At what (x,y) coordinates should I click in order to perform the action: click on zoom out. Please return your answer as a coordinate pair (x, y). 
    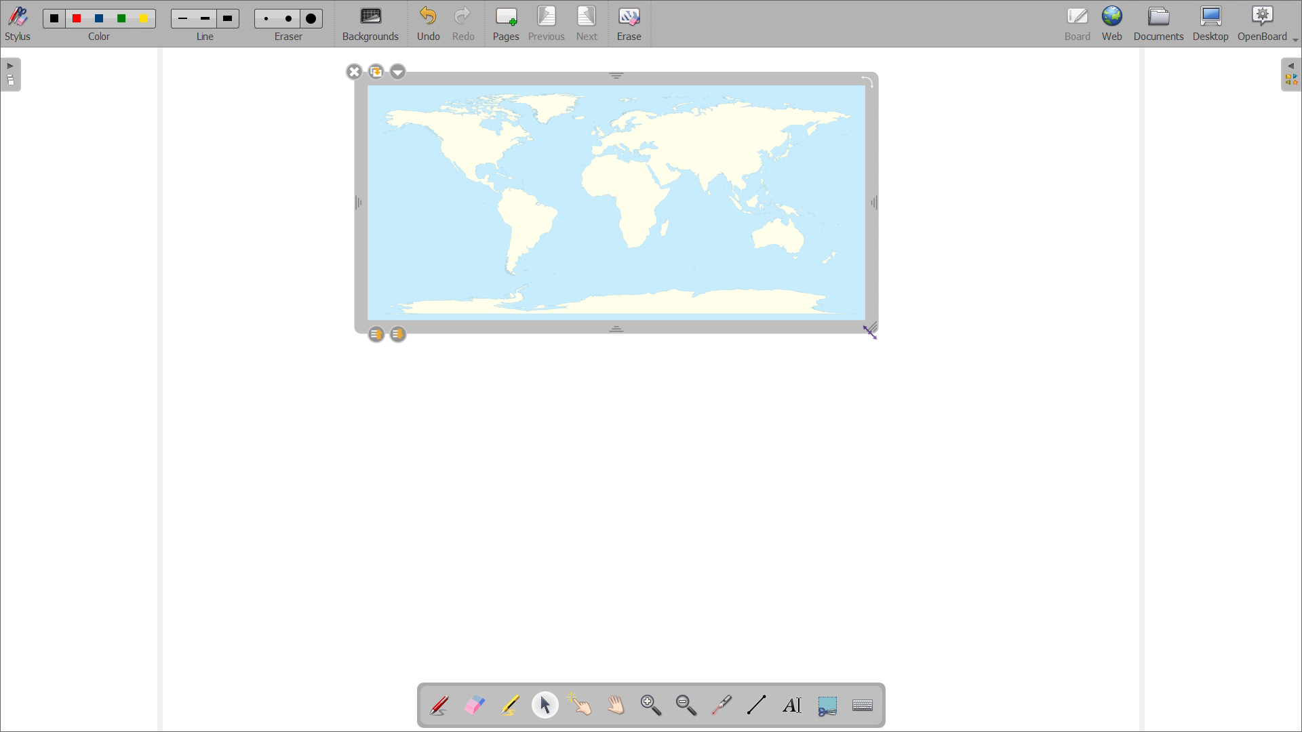
    Looking at the image, I should click on (686, 705).